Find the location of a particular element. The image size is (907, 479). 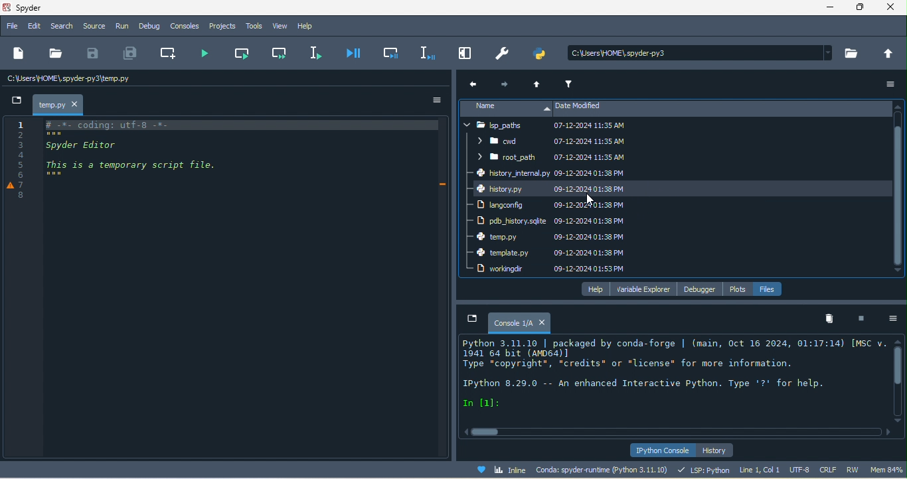

close is located at coordinates (890, 7).